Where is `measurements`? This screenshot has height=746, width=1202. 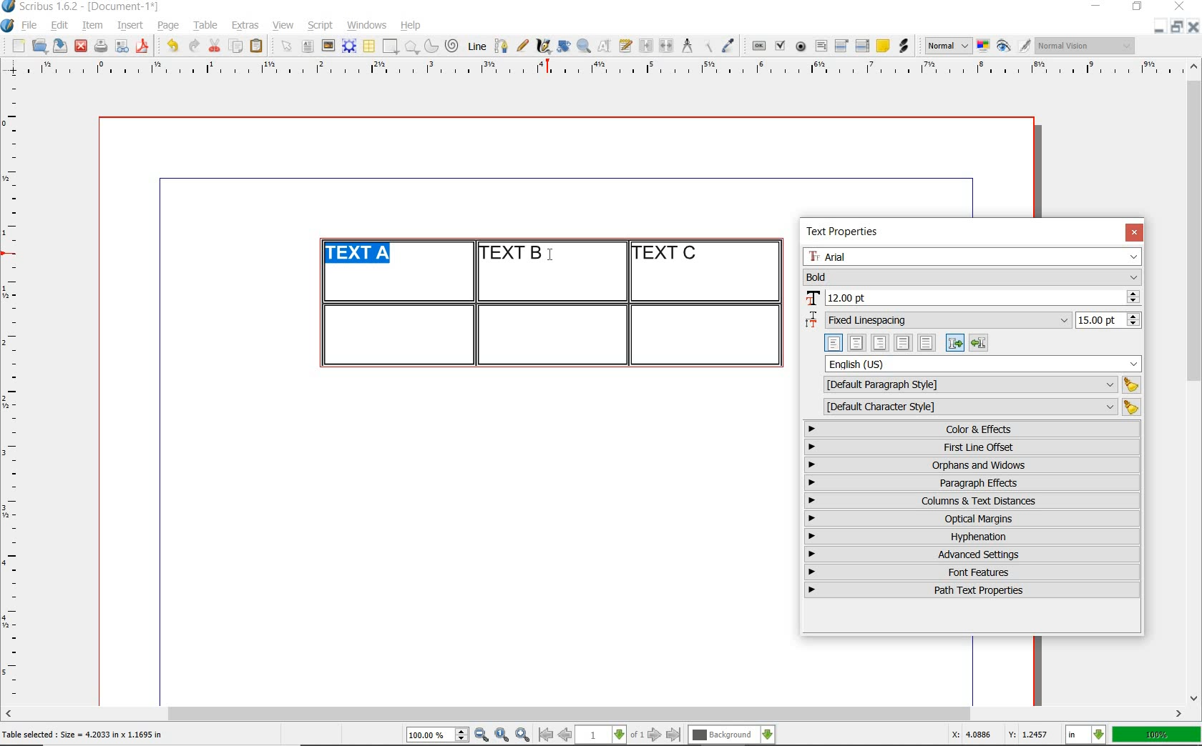
measurements is located at coordinates (687, 46).